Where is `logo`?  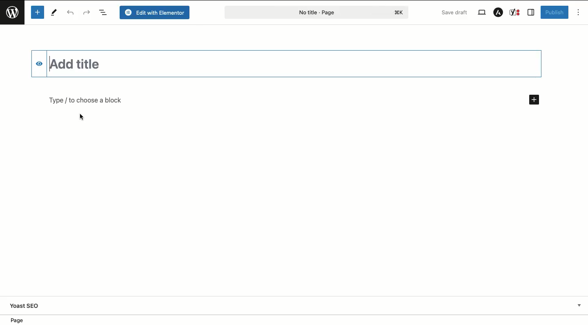
logo is located at coordinates (401, 12).